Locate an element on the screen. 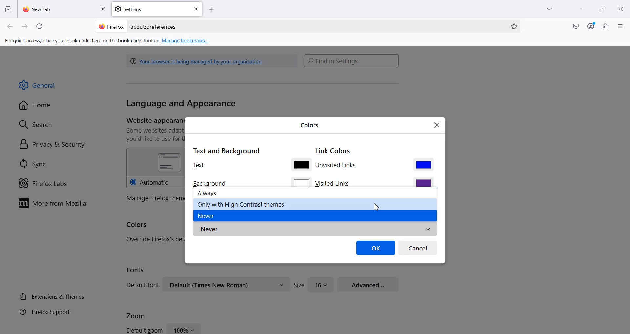 This screenshot has width=630, height=334. 100% is located at coordinates (184, 328).